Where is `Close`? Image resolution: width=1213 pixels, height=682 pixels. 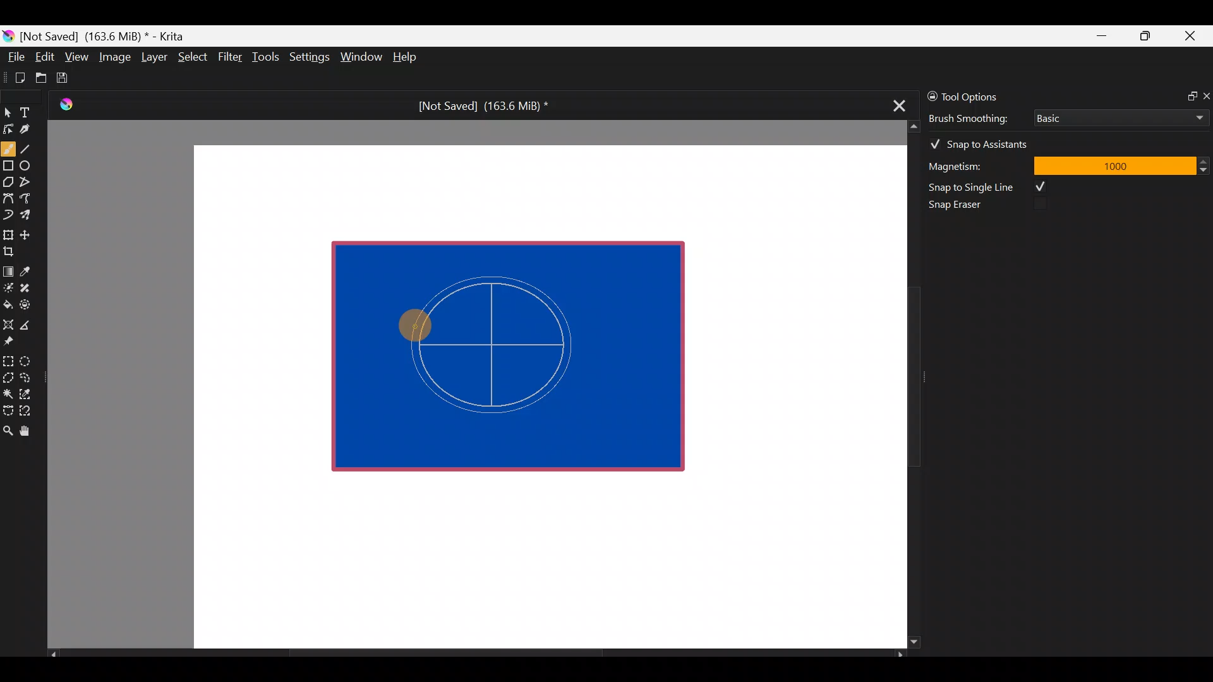
Close is located at coordinates (1191, 39).